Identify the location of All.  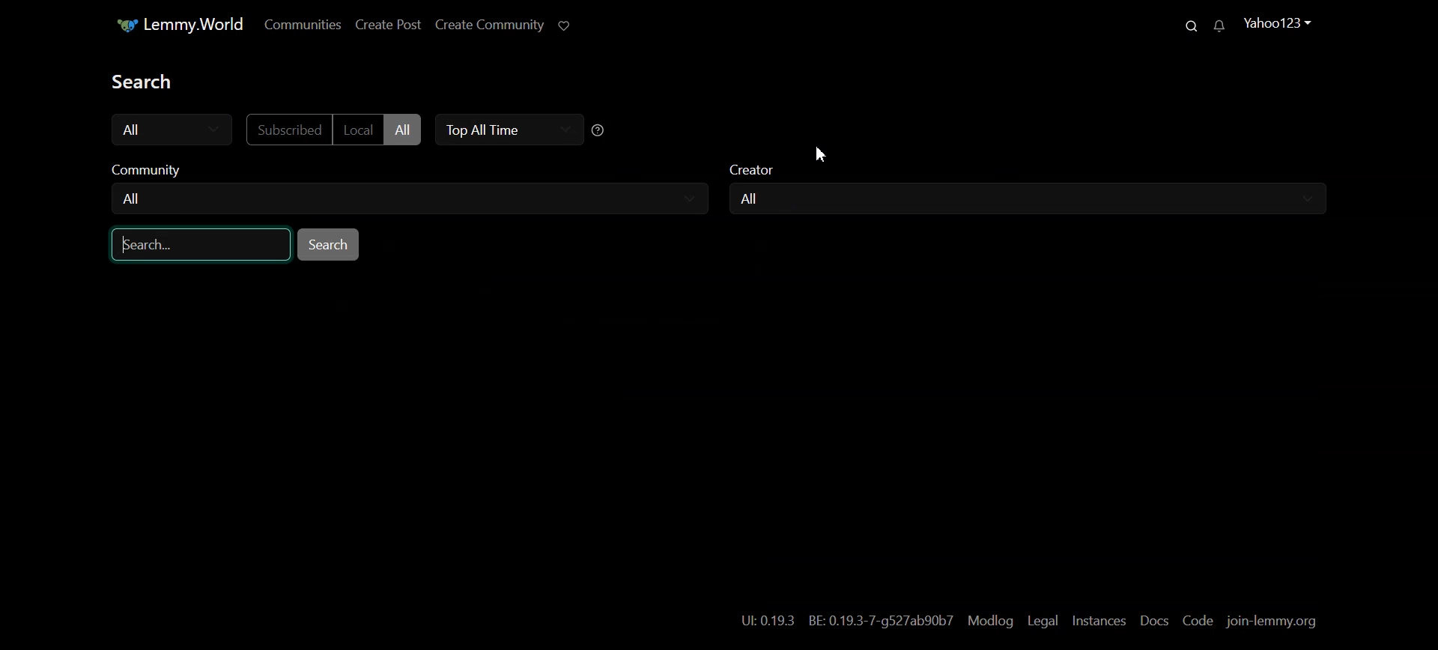
(134, 198).